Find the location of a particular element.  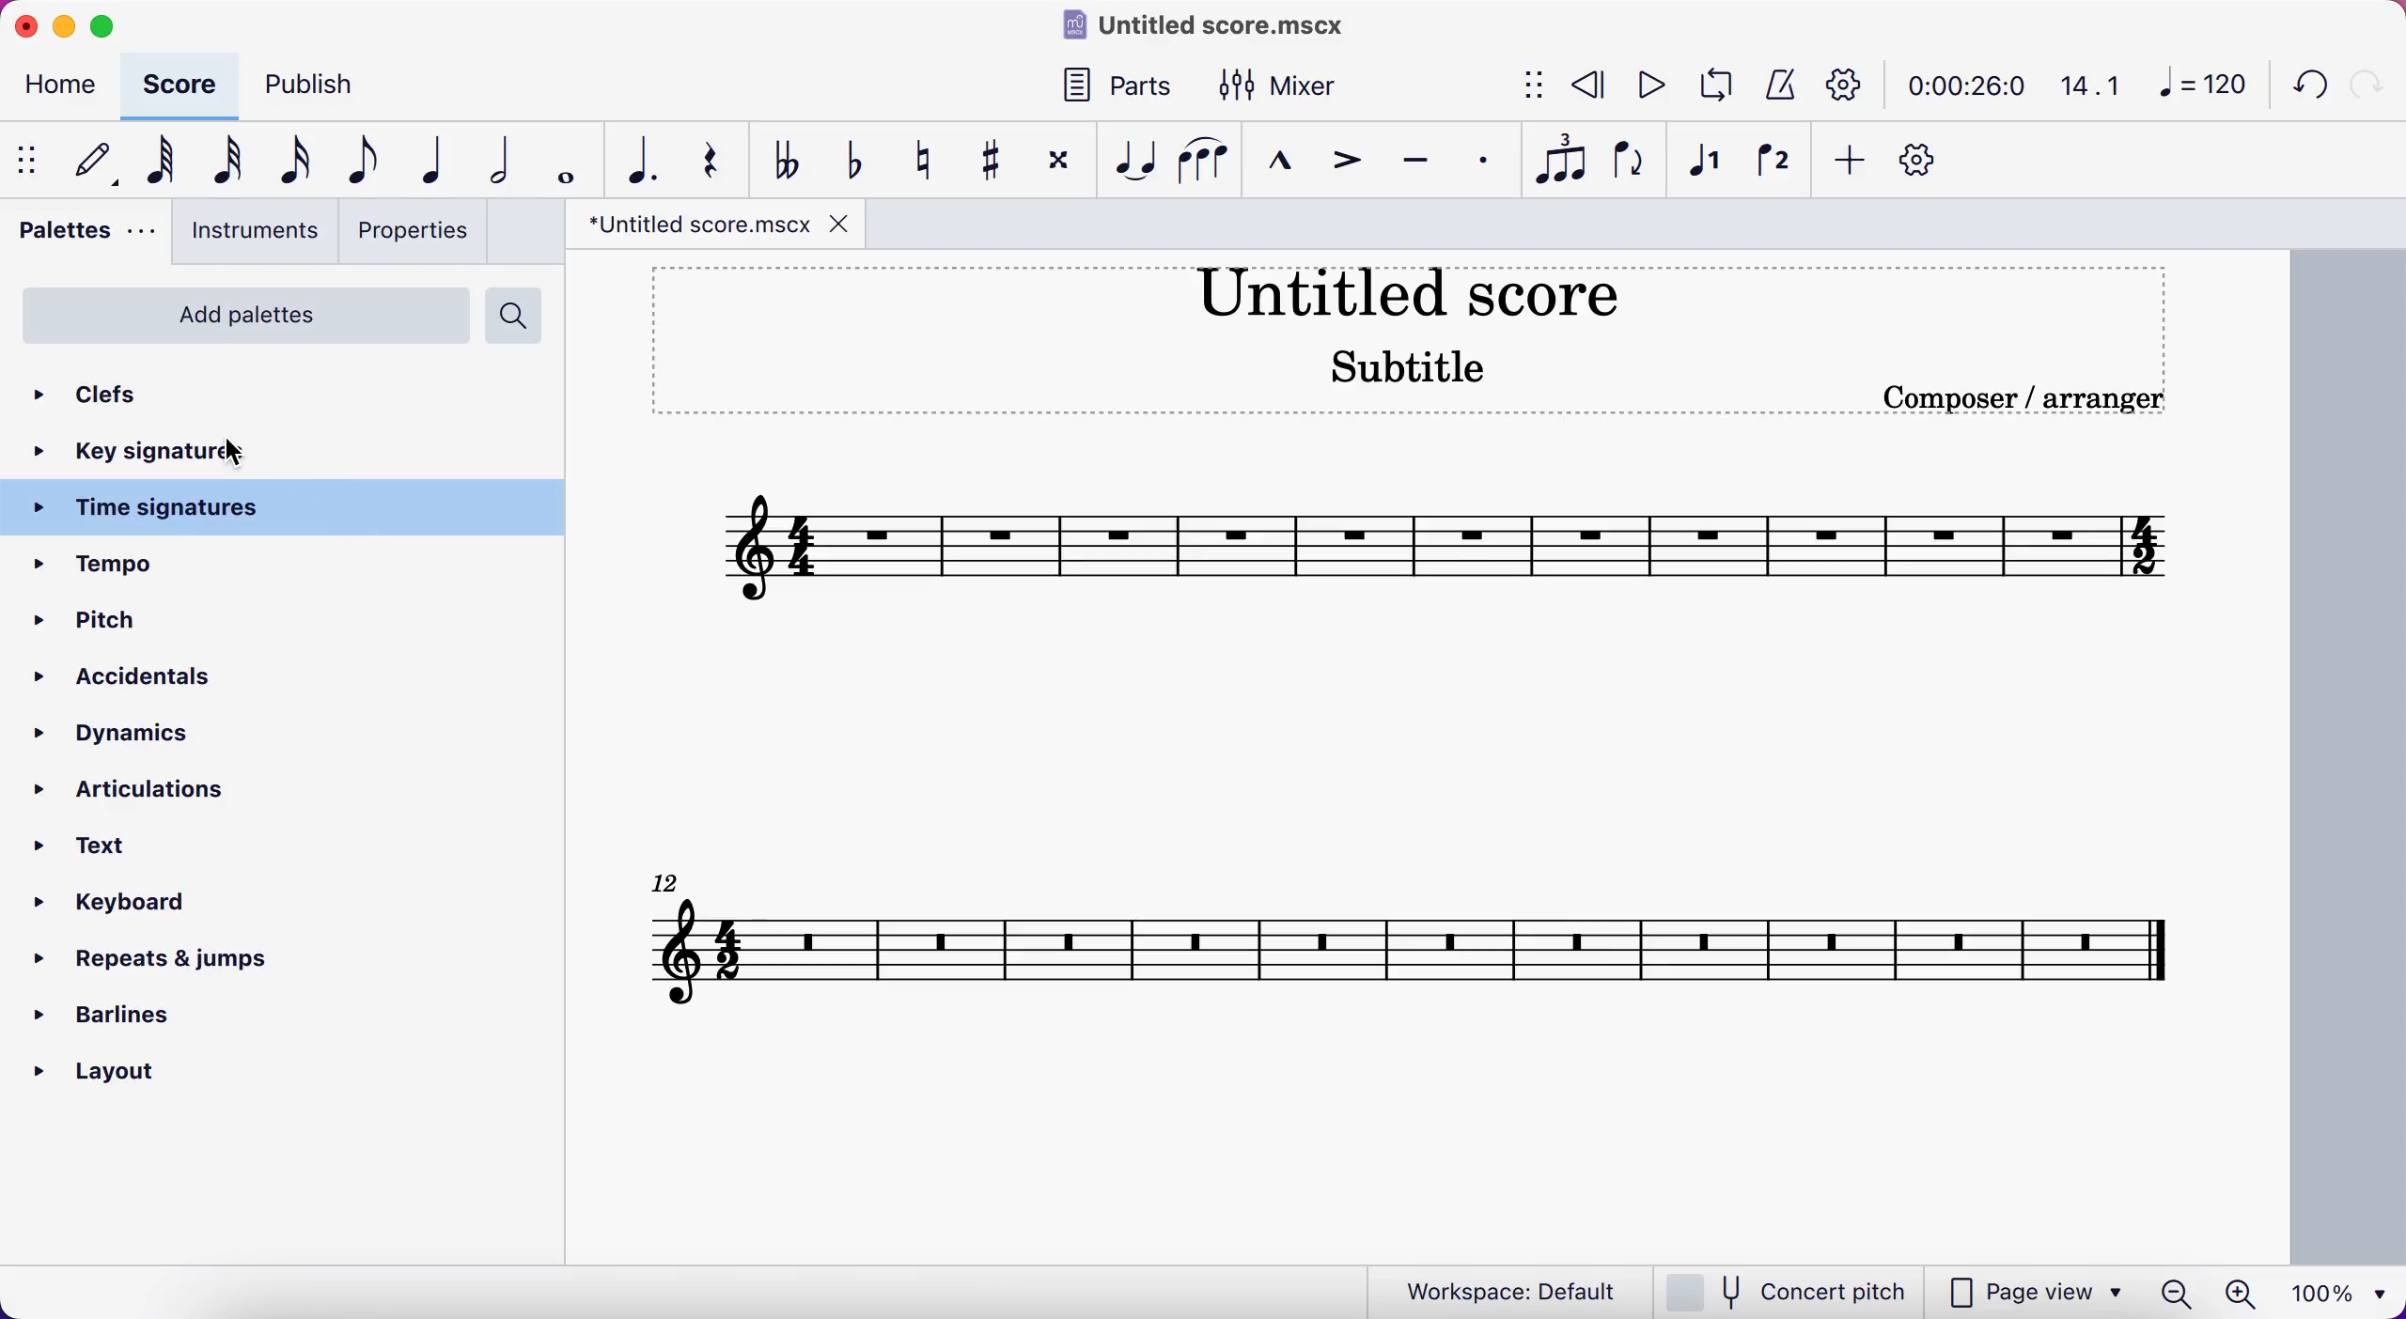

slur is located at coordinates (1208, 168).